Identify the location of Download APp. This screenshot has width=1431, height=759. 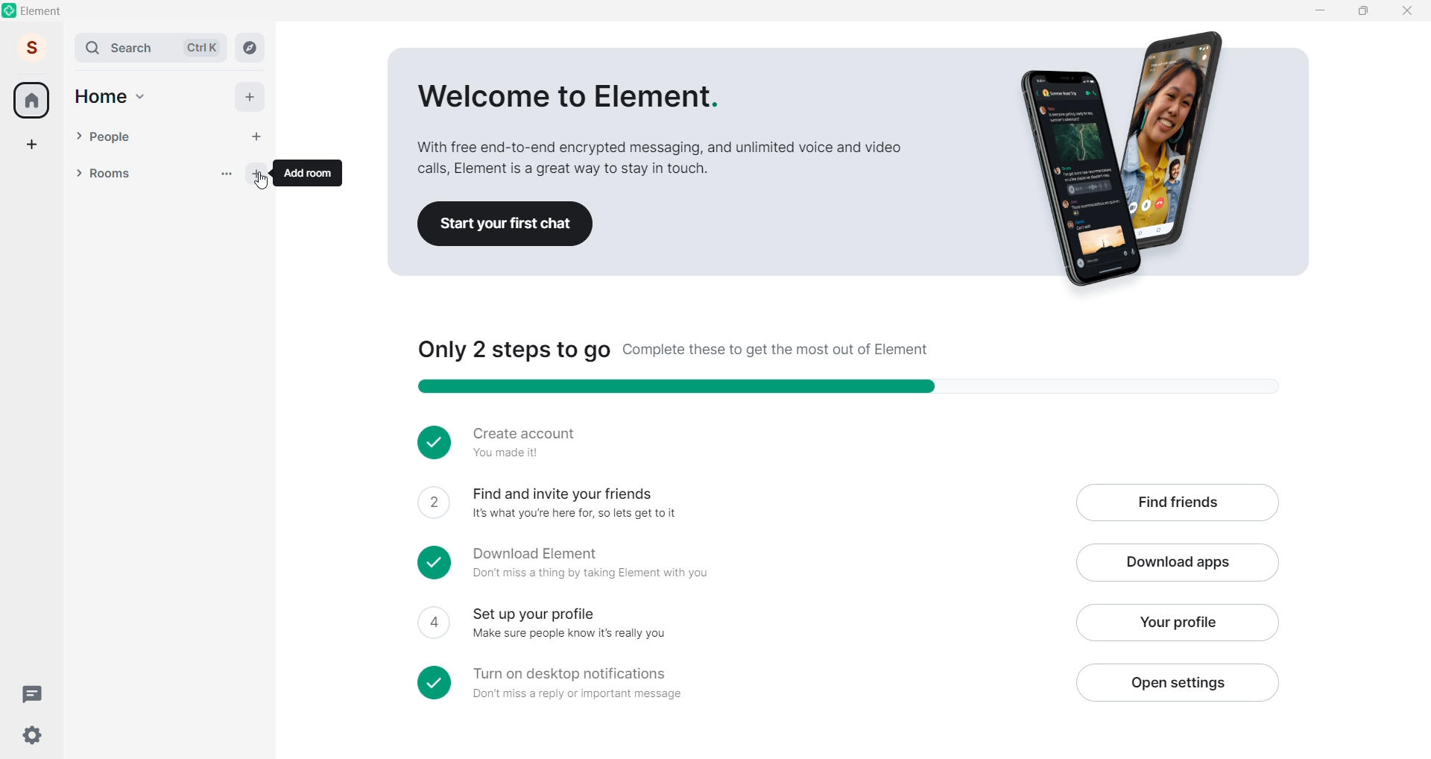
(1178, 564).